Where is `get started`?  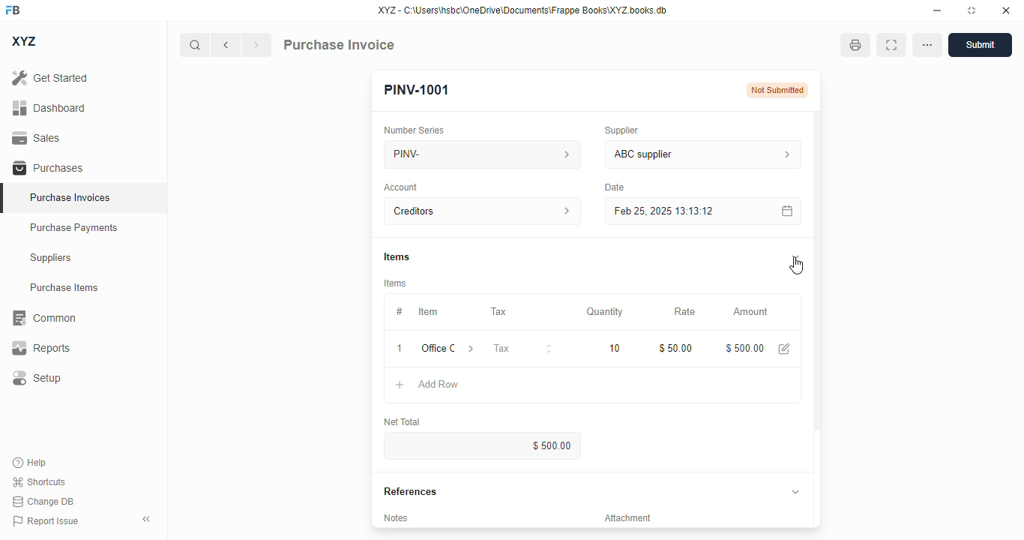 get started is located at coordinates (51, 77).